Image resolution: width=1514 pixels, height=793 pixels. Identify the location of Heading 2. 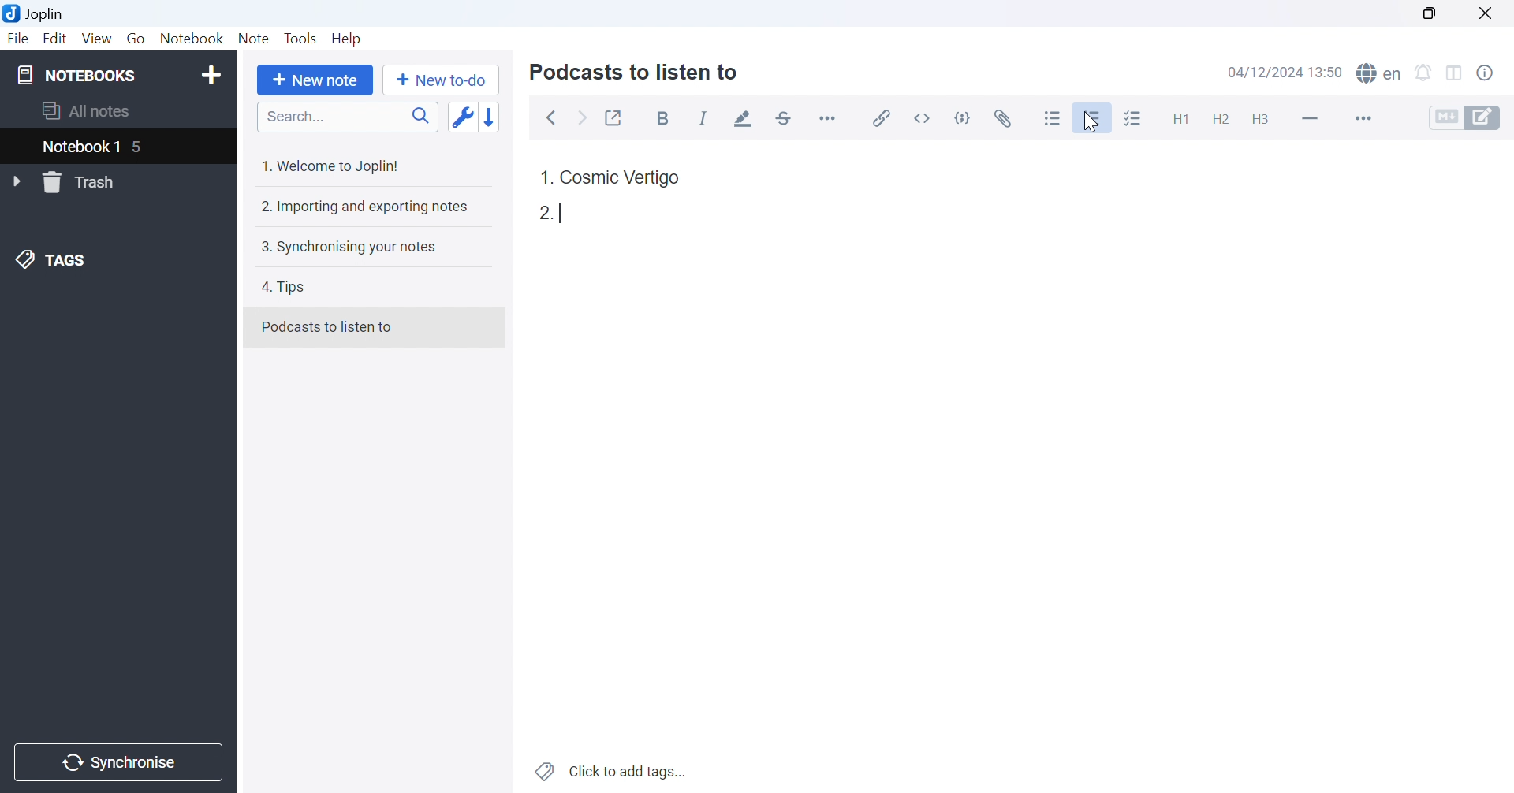
(1220, 117).